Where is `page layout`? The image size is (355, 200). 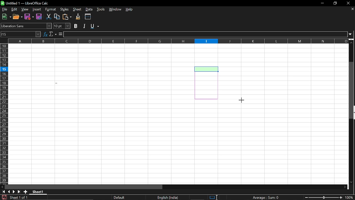 page layout is located at coordinates (120, 197).